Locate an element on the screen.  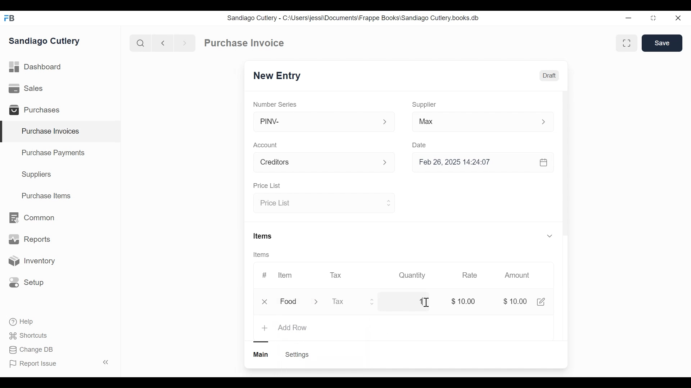
Sandiago Cutlery - C:\Users\jessi\Documents\Frappe Books\Sandiago Cutlery.books.db is located at coordinates (353, 18).